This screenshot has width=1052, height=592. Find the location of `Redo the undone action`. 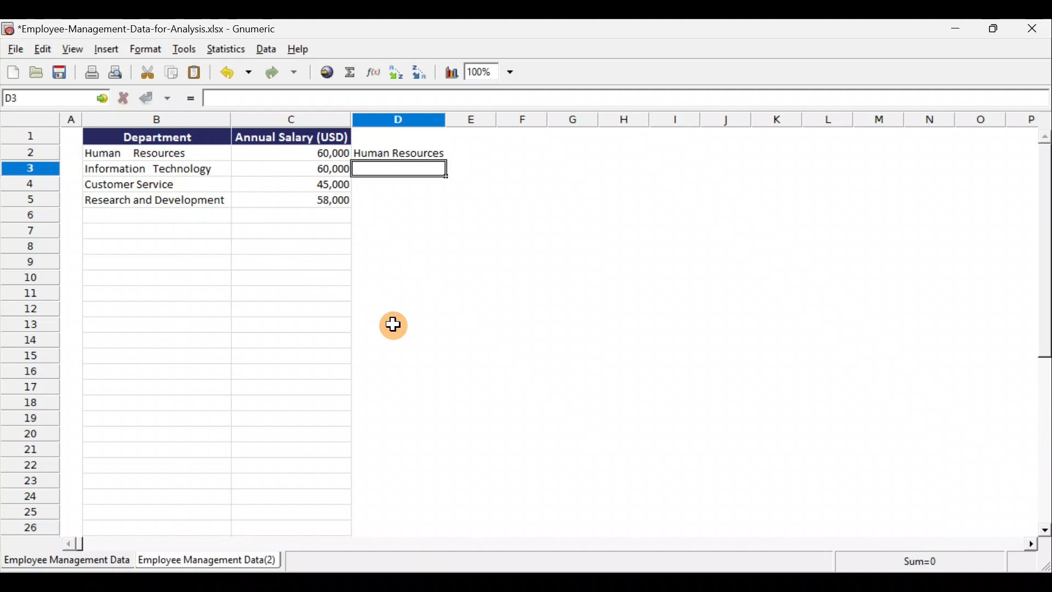

Redo the undone action is located at coordinates (285, 74).